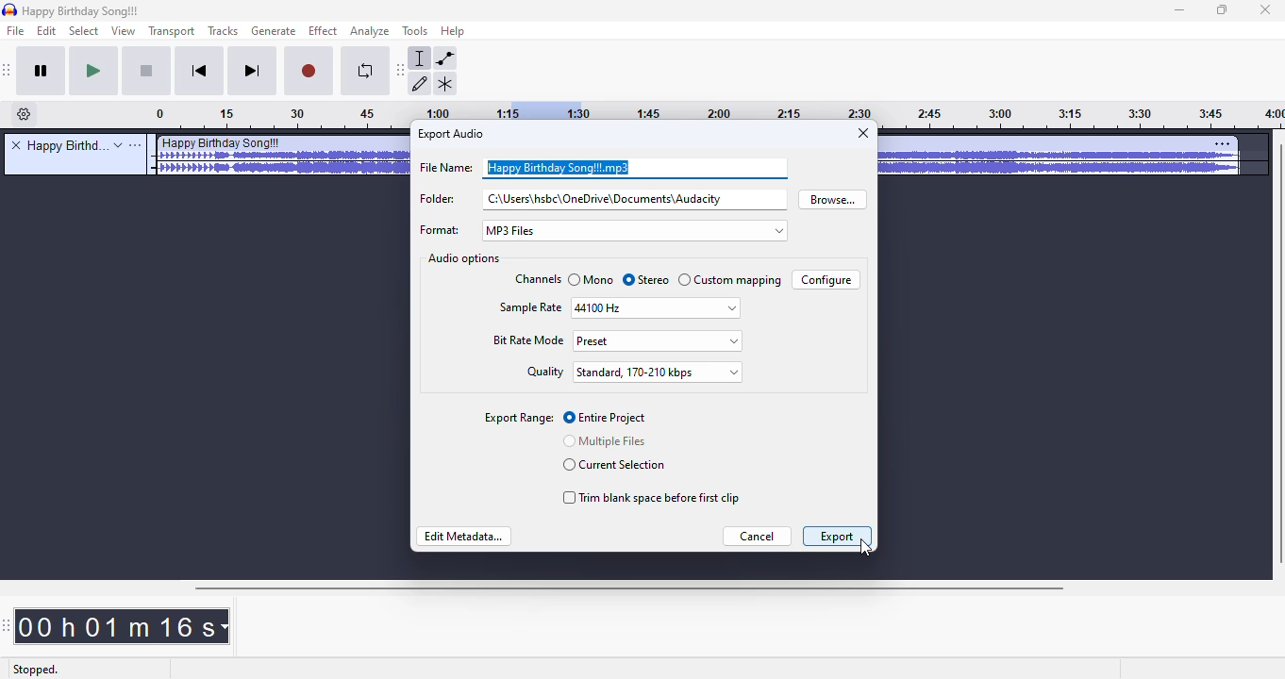 The height and width of the screenshot is (679, 1285). What do you see at coordinates (281, 156) in the screenshot?
I see `audio track` at bounding box center [281, 156].